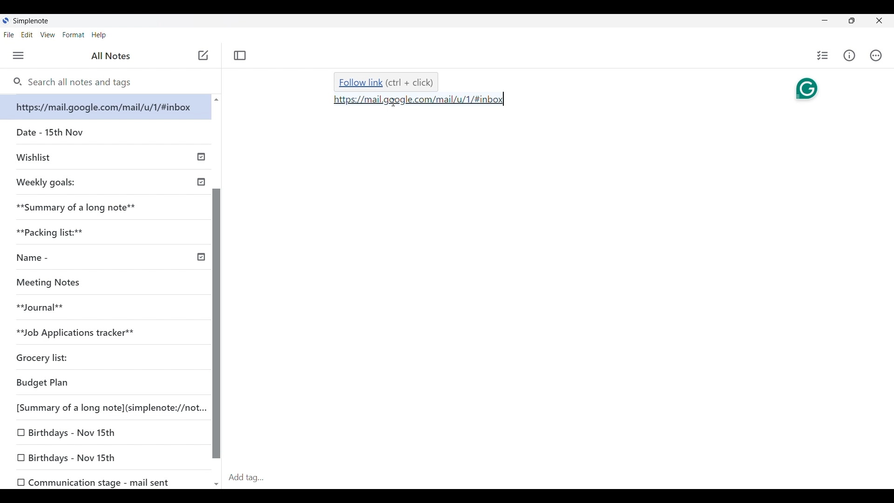 Image resolution: width=894 pixels, height=503 pixels. Describe the element at coordinates (217, 100) in the screenshot. I see `Quick slide to top` at that location.